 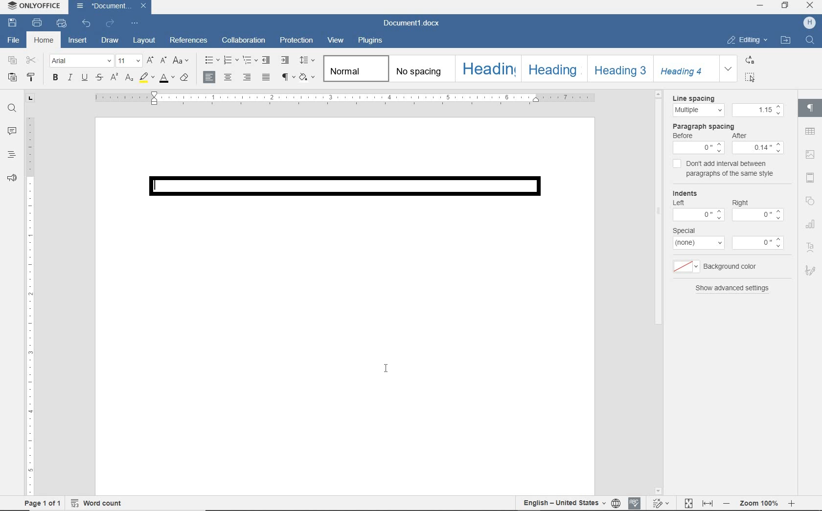 I want to click on Signature, so click(x=812, y=272).